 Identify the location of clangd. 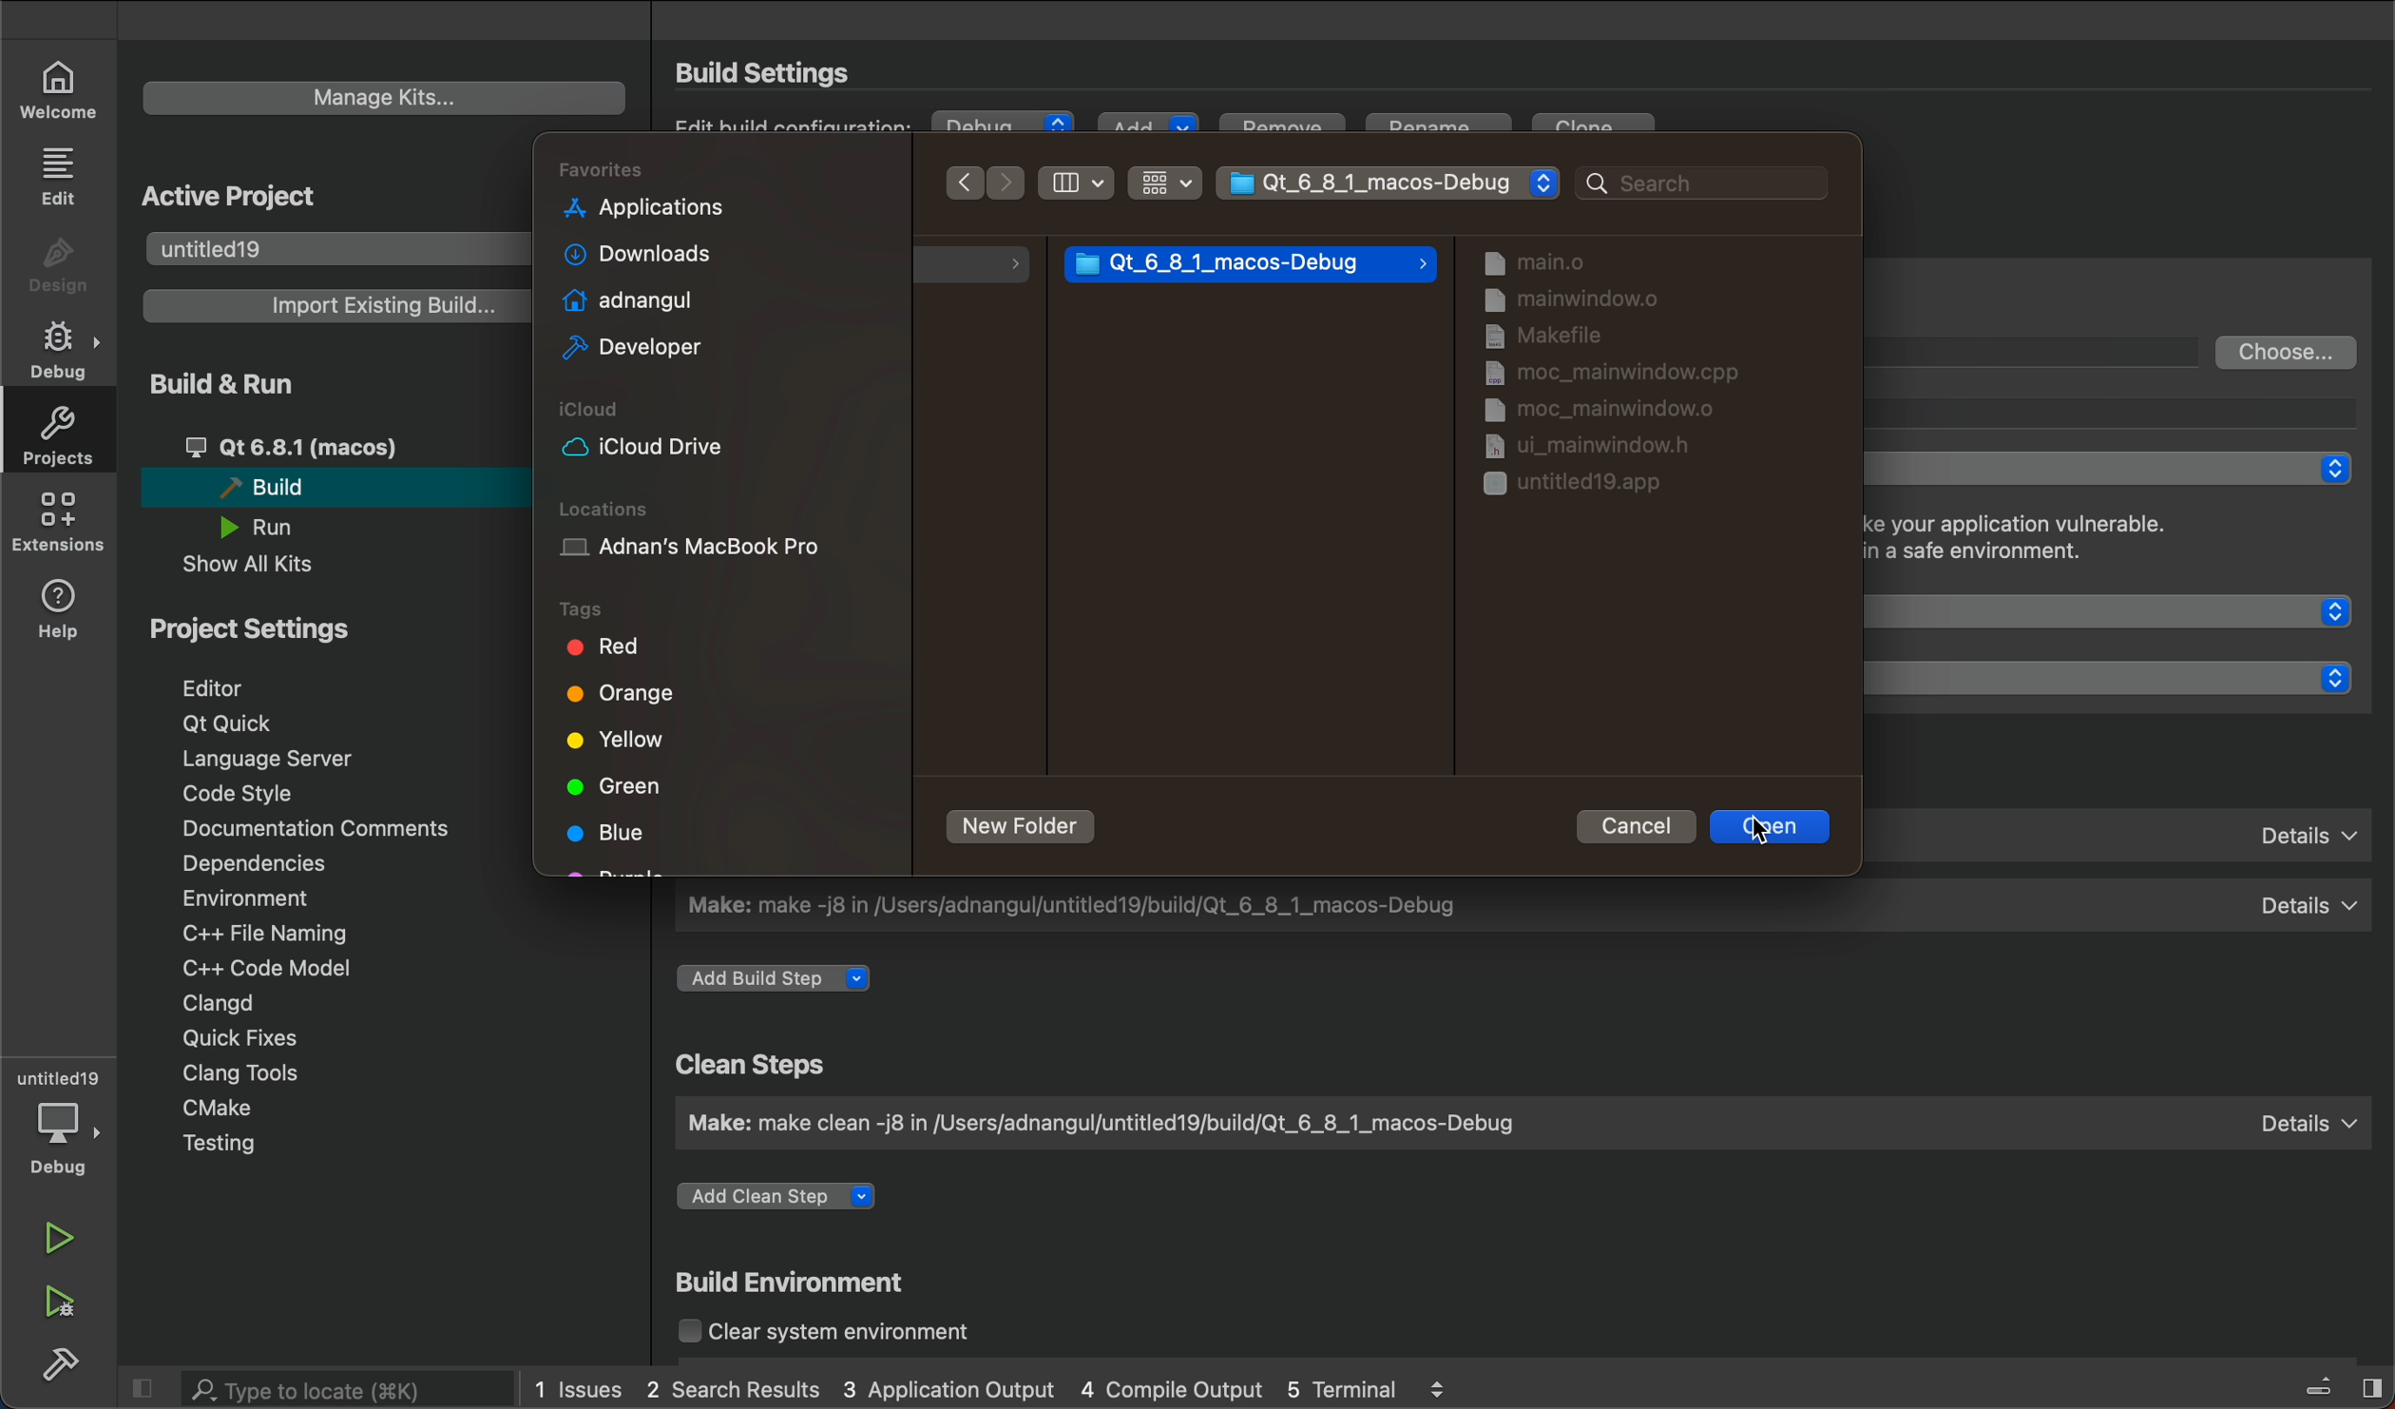
(218, 1003).